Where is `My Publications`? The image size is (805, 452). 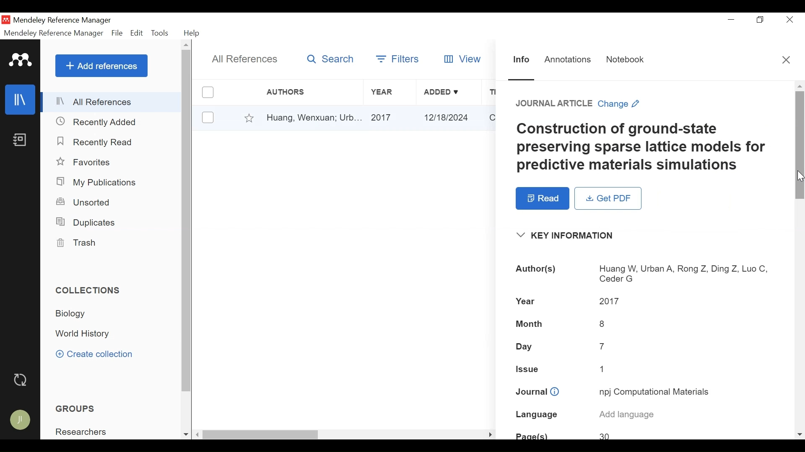
My Publications is located at coordinates (102, 182).